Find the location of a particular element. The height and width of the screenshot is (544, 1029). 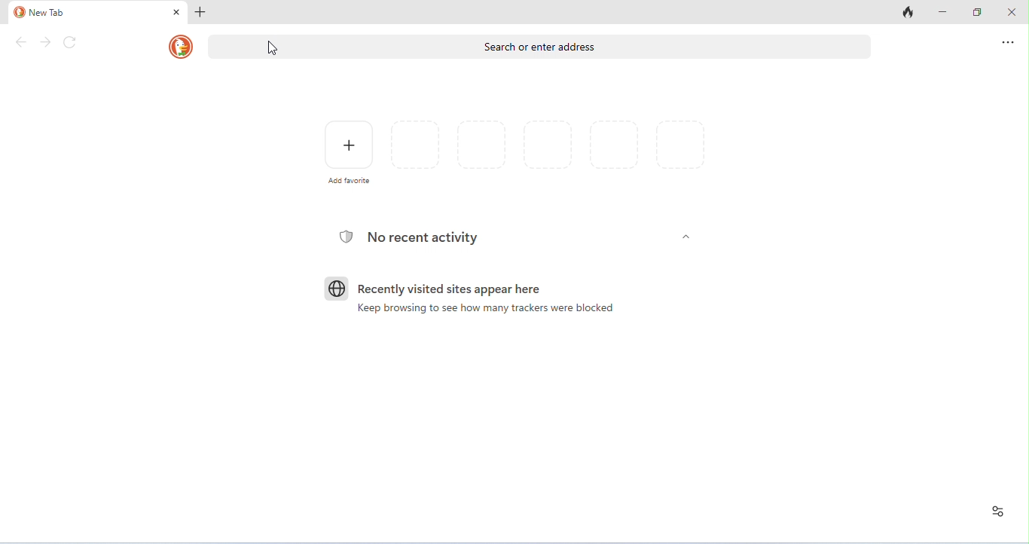

close is located at coordinates (1009, 12).